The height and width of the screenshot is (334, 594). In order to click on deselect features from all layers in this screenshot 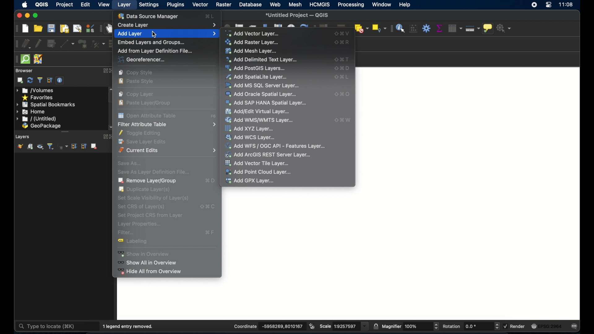, I will do `click(361, 28)`.